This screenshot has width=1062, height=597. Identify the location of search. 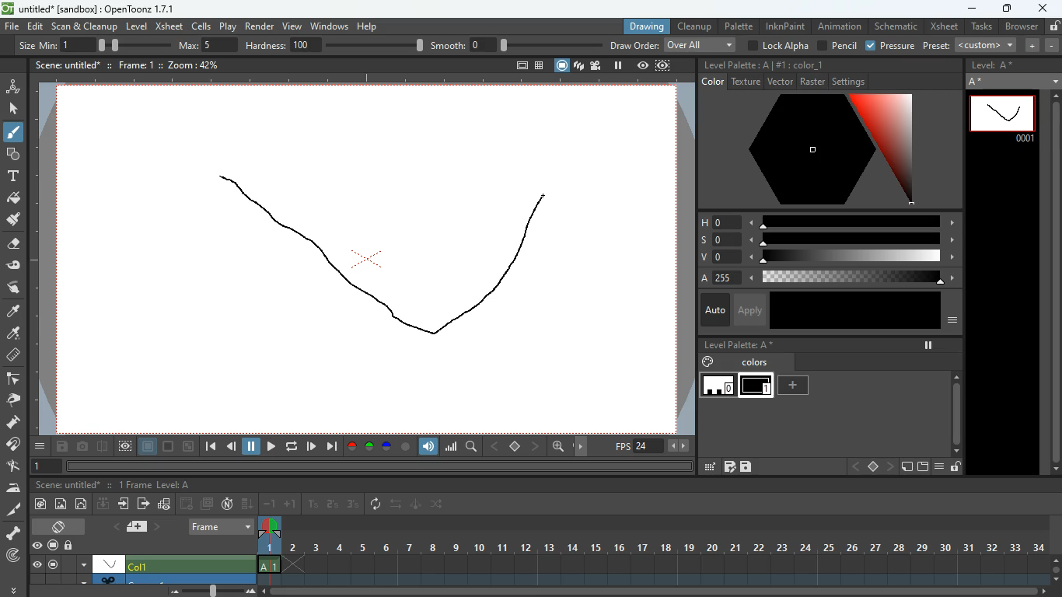
(473, 449).